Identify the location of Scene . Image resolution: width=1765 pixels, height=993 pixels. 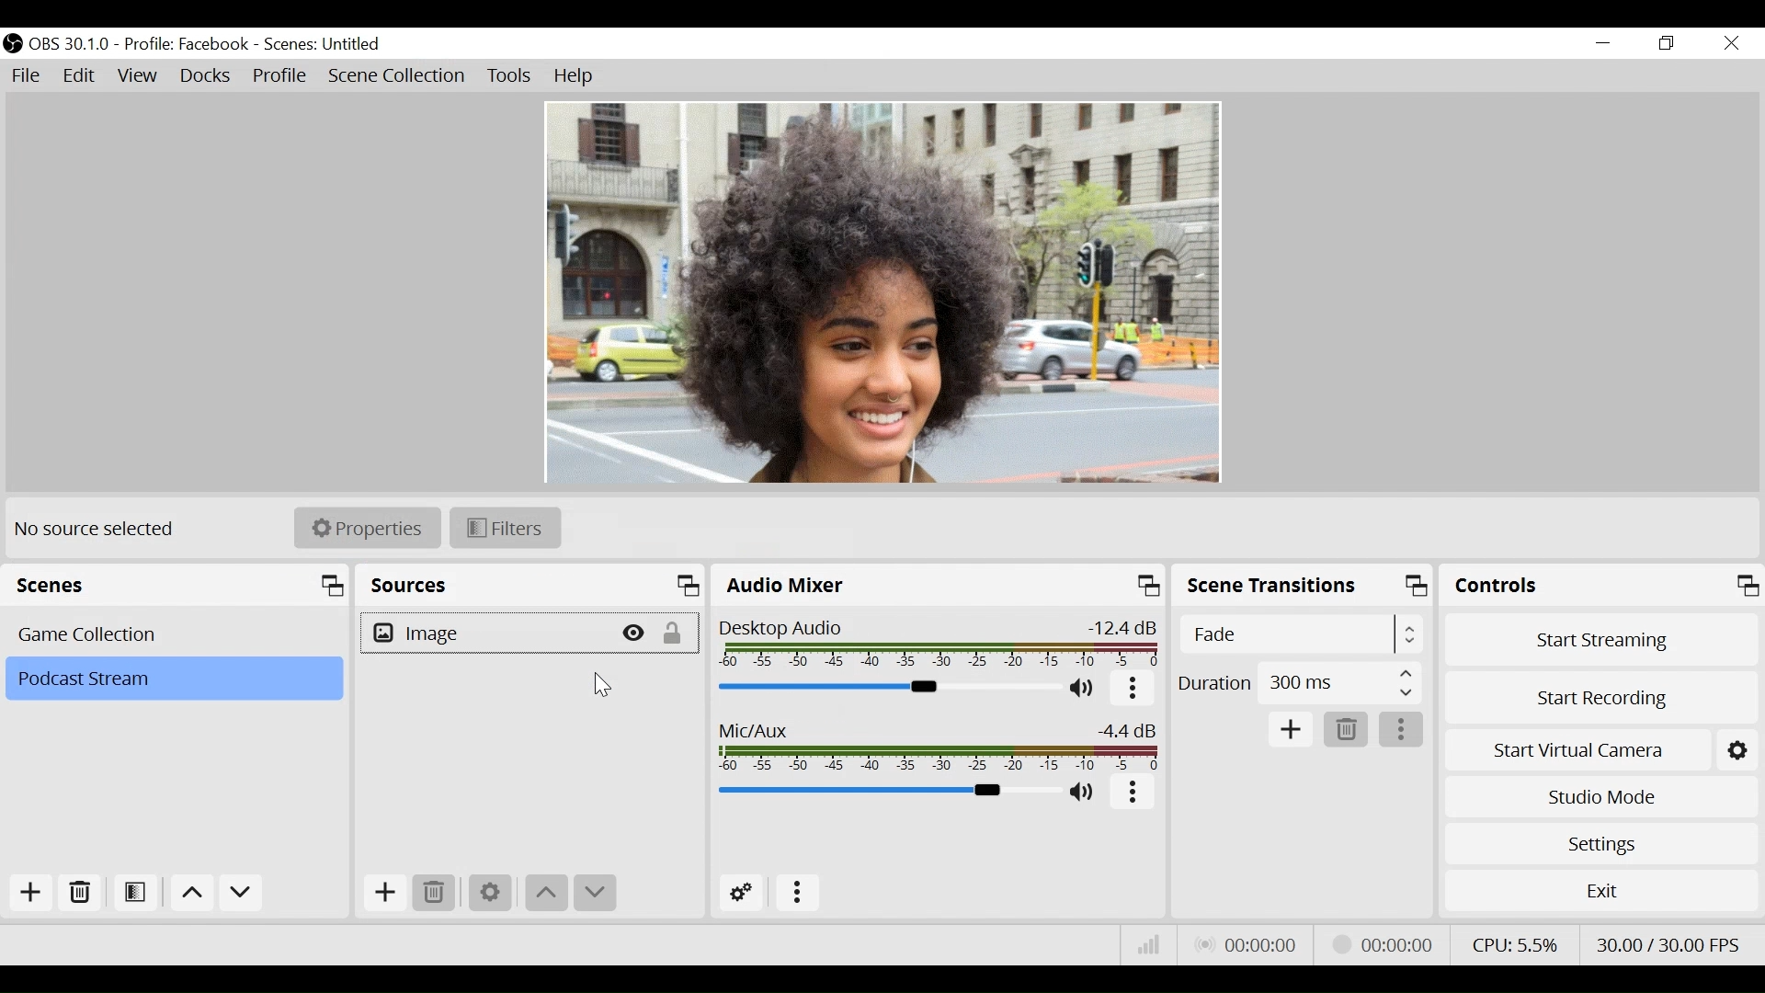
(172, 679).